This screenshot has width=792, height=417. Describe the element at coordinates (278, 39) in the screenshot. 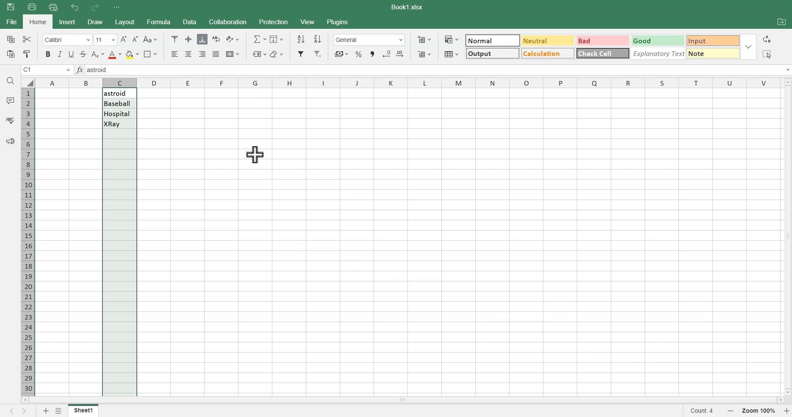

I see `Fill` at that location.